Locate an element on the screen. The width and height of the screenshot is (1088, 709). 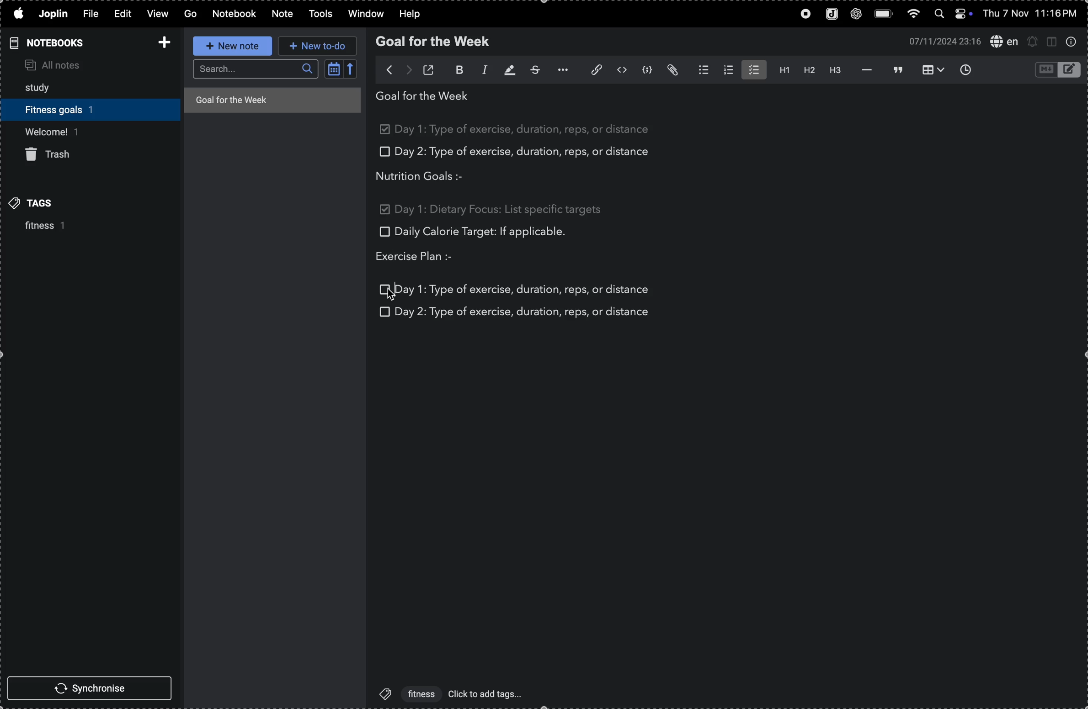
study is located at coordinates (44, 85).